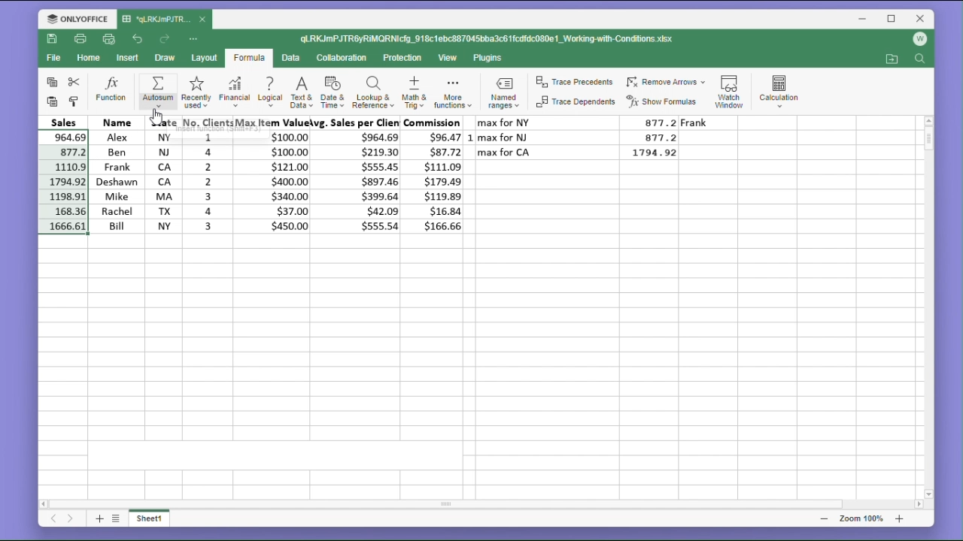 This screenshot has height=541, width=963. What do you see at coordinates (77, 82) in the screenshot?
I see `cut` at bounding box center [77, 82].